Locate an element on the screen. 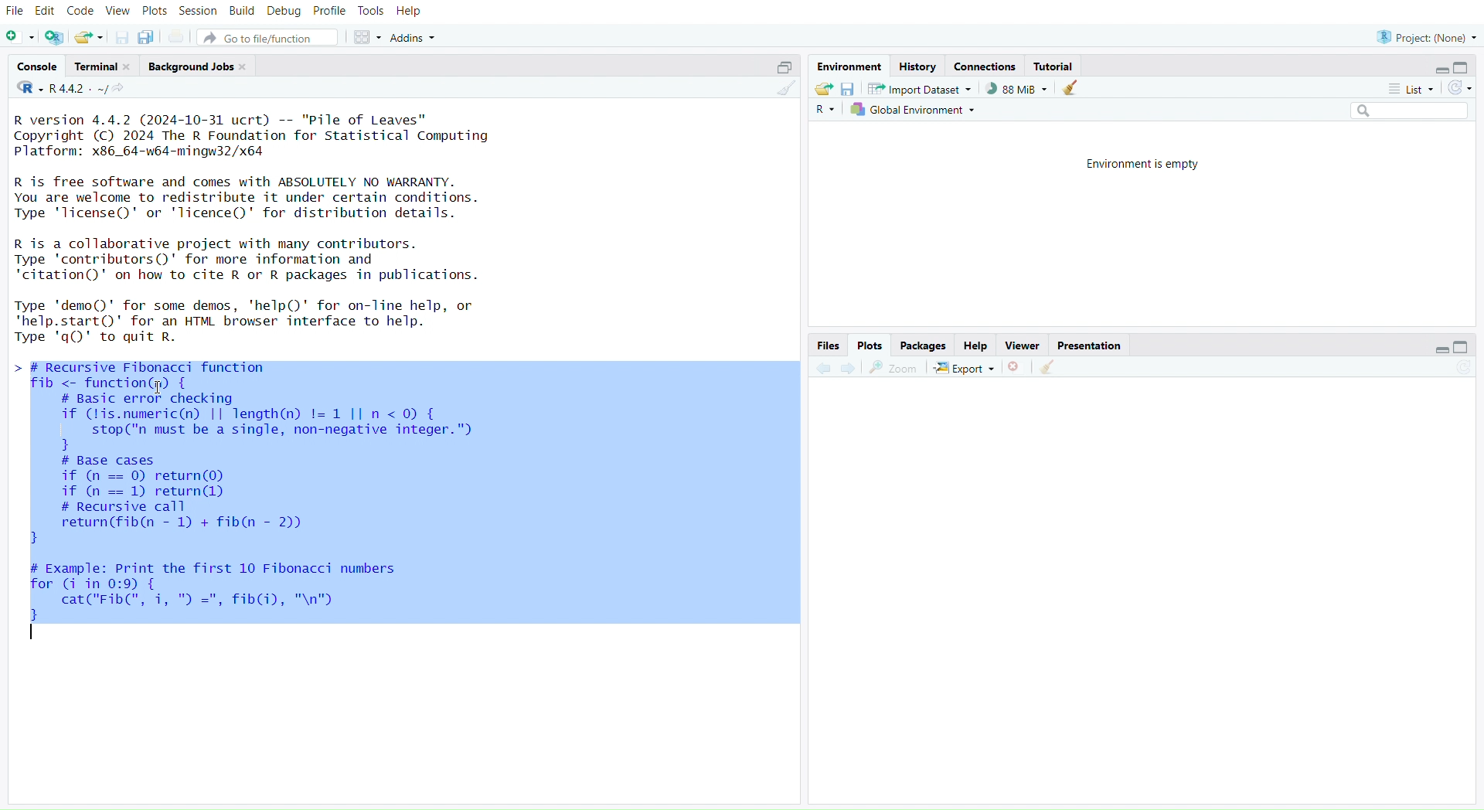 The image size is (1484, 810). import dataset is located at coordinates (921, 89).